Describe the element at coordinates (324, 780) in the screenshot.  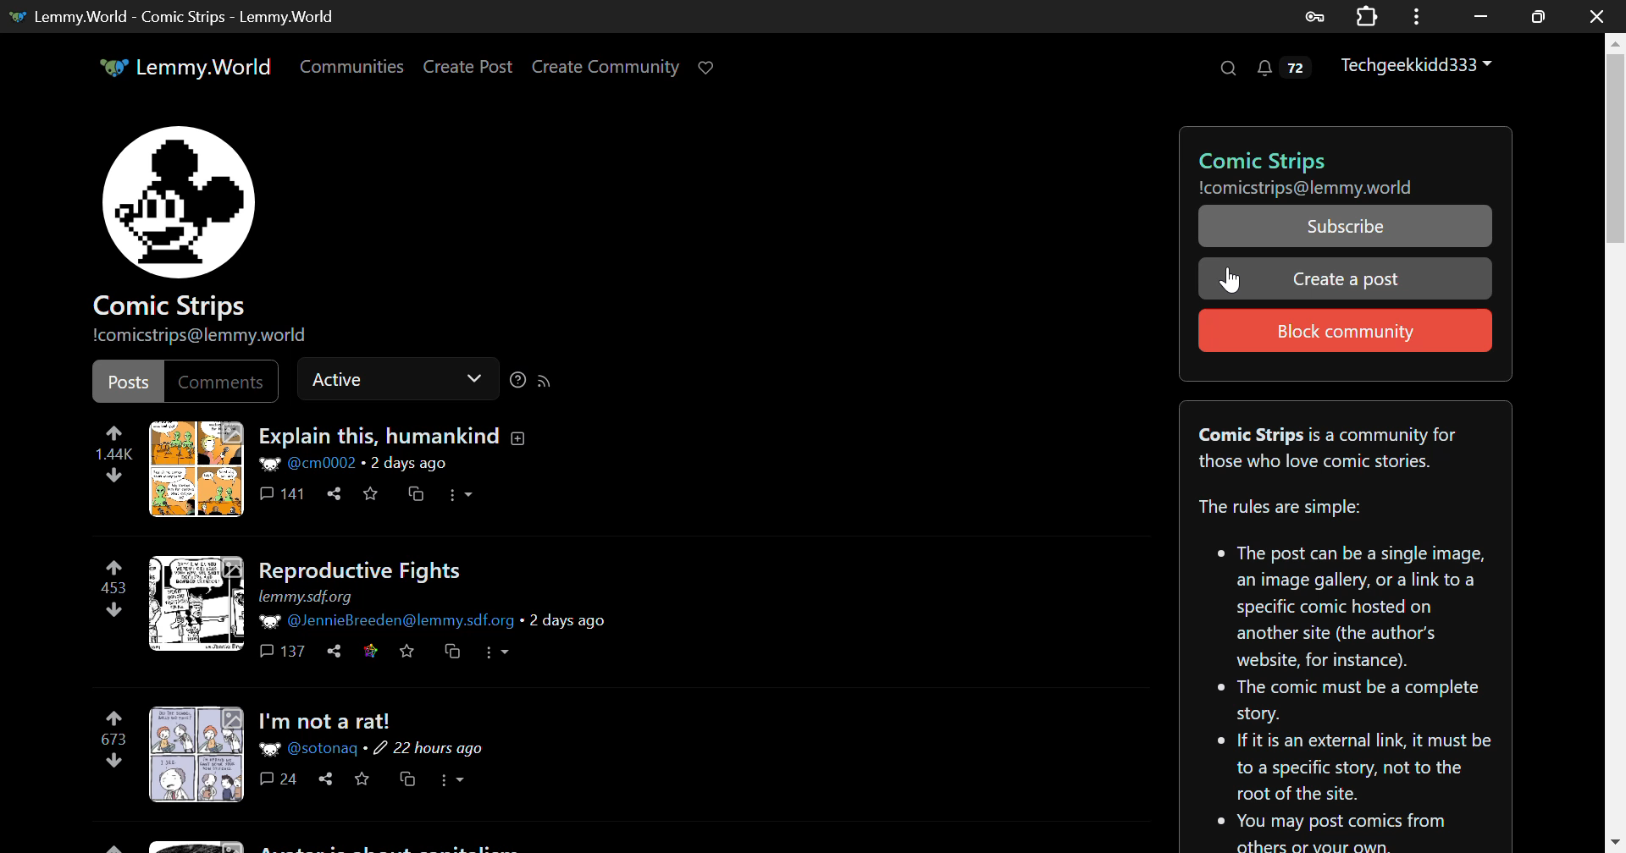
I see `Share` at that location.